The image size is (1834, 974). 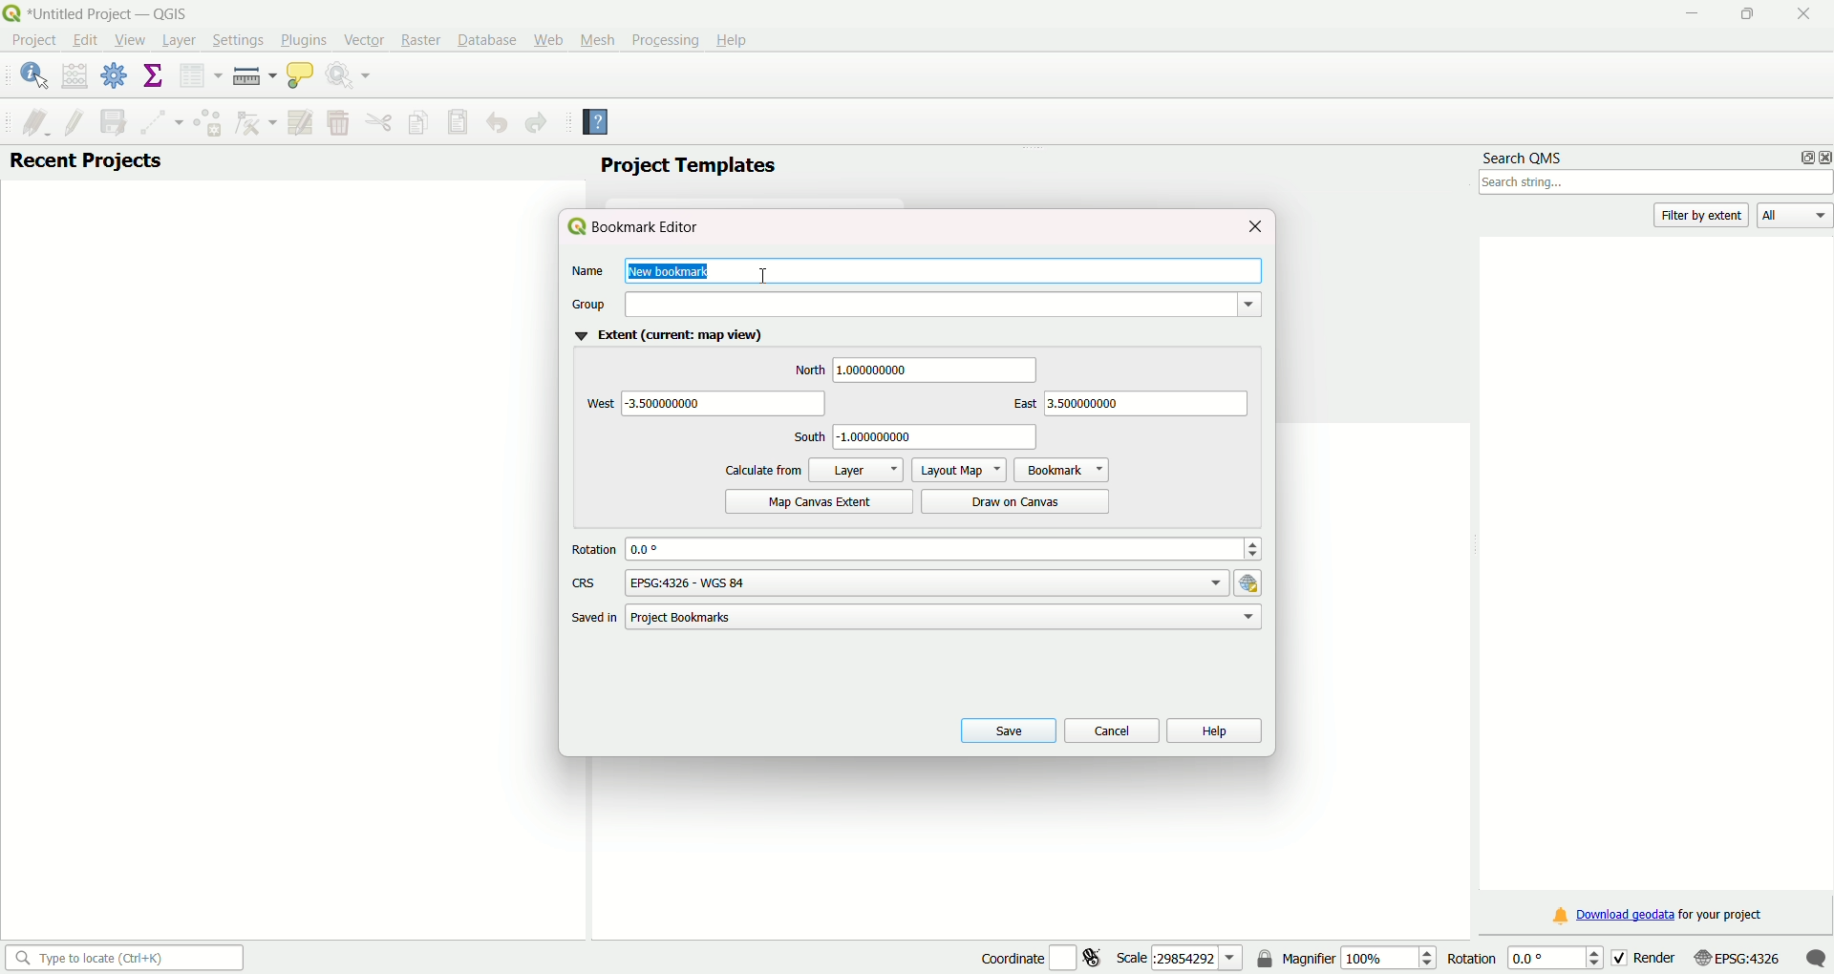 What do you see at coordinates (1018, 500) in the screenshot?
I see `draw on canvas` at bounding box center [1018, 500].